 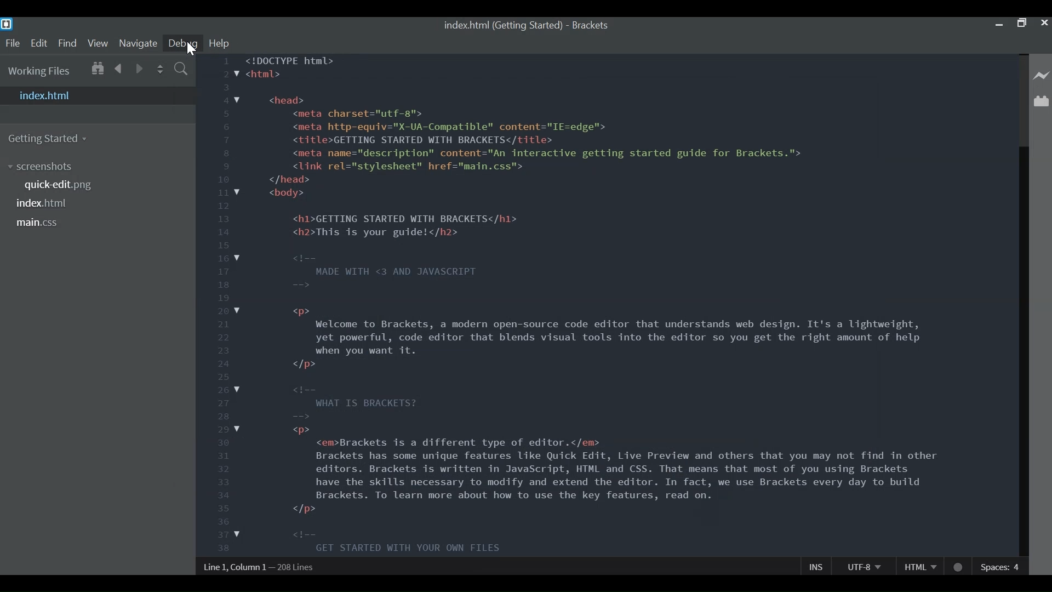 What do you see at coordinates (189, 49) in the screenshot?
I see `Cursor` at bounding box center [189, 49].